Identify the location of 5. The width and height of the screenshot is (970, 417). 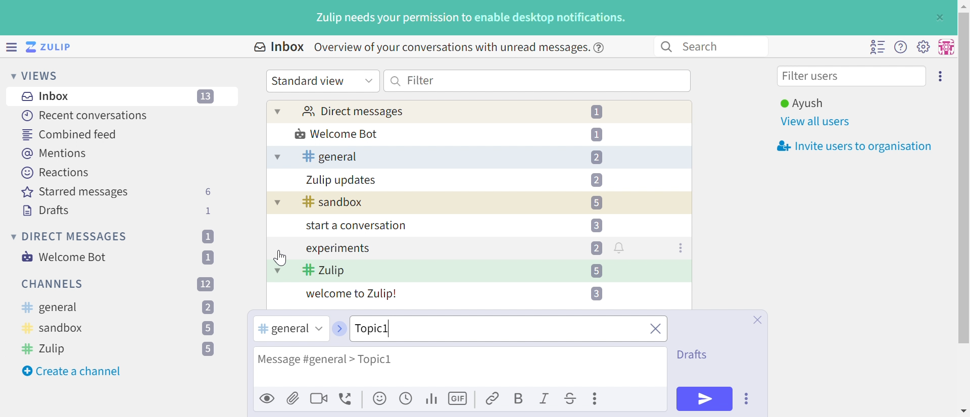
(596, 271).